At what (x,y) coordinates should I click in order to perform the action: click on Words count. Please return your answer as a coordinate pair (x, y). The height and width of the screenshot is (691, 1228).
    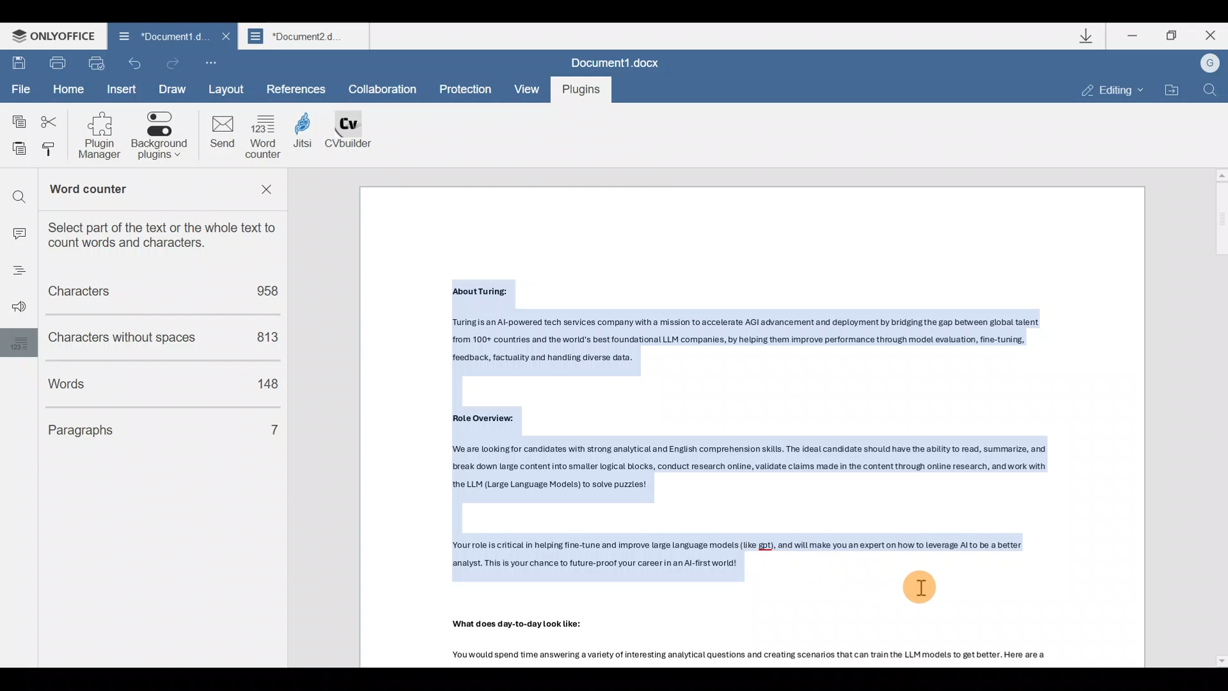
    Looking at the image, I should click on (120, 381).